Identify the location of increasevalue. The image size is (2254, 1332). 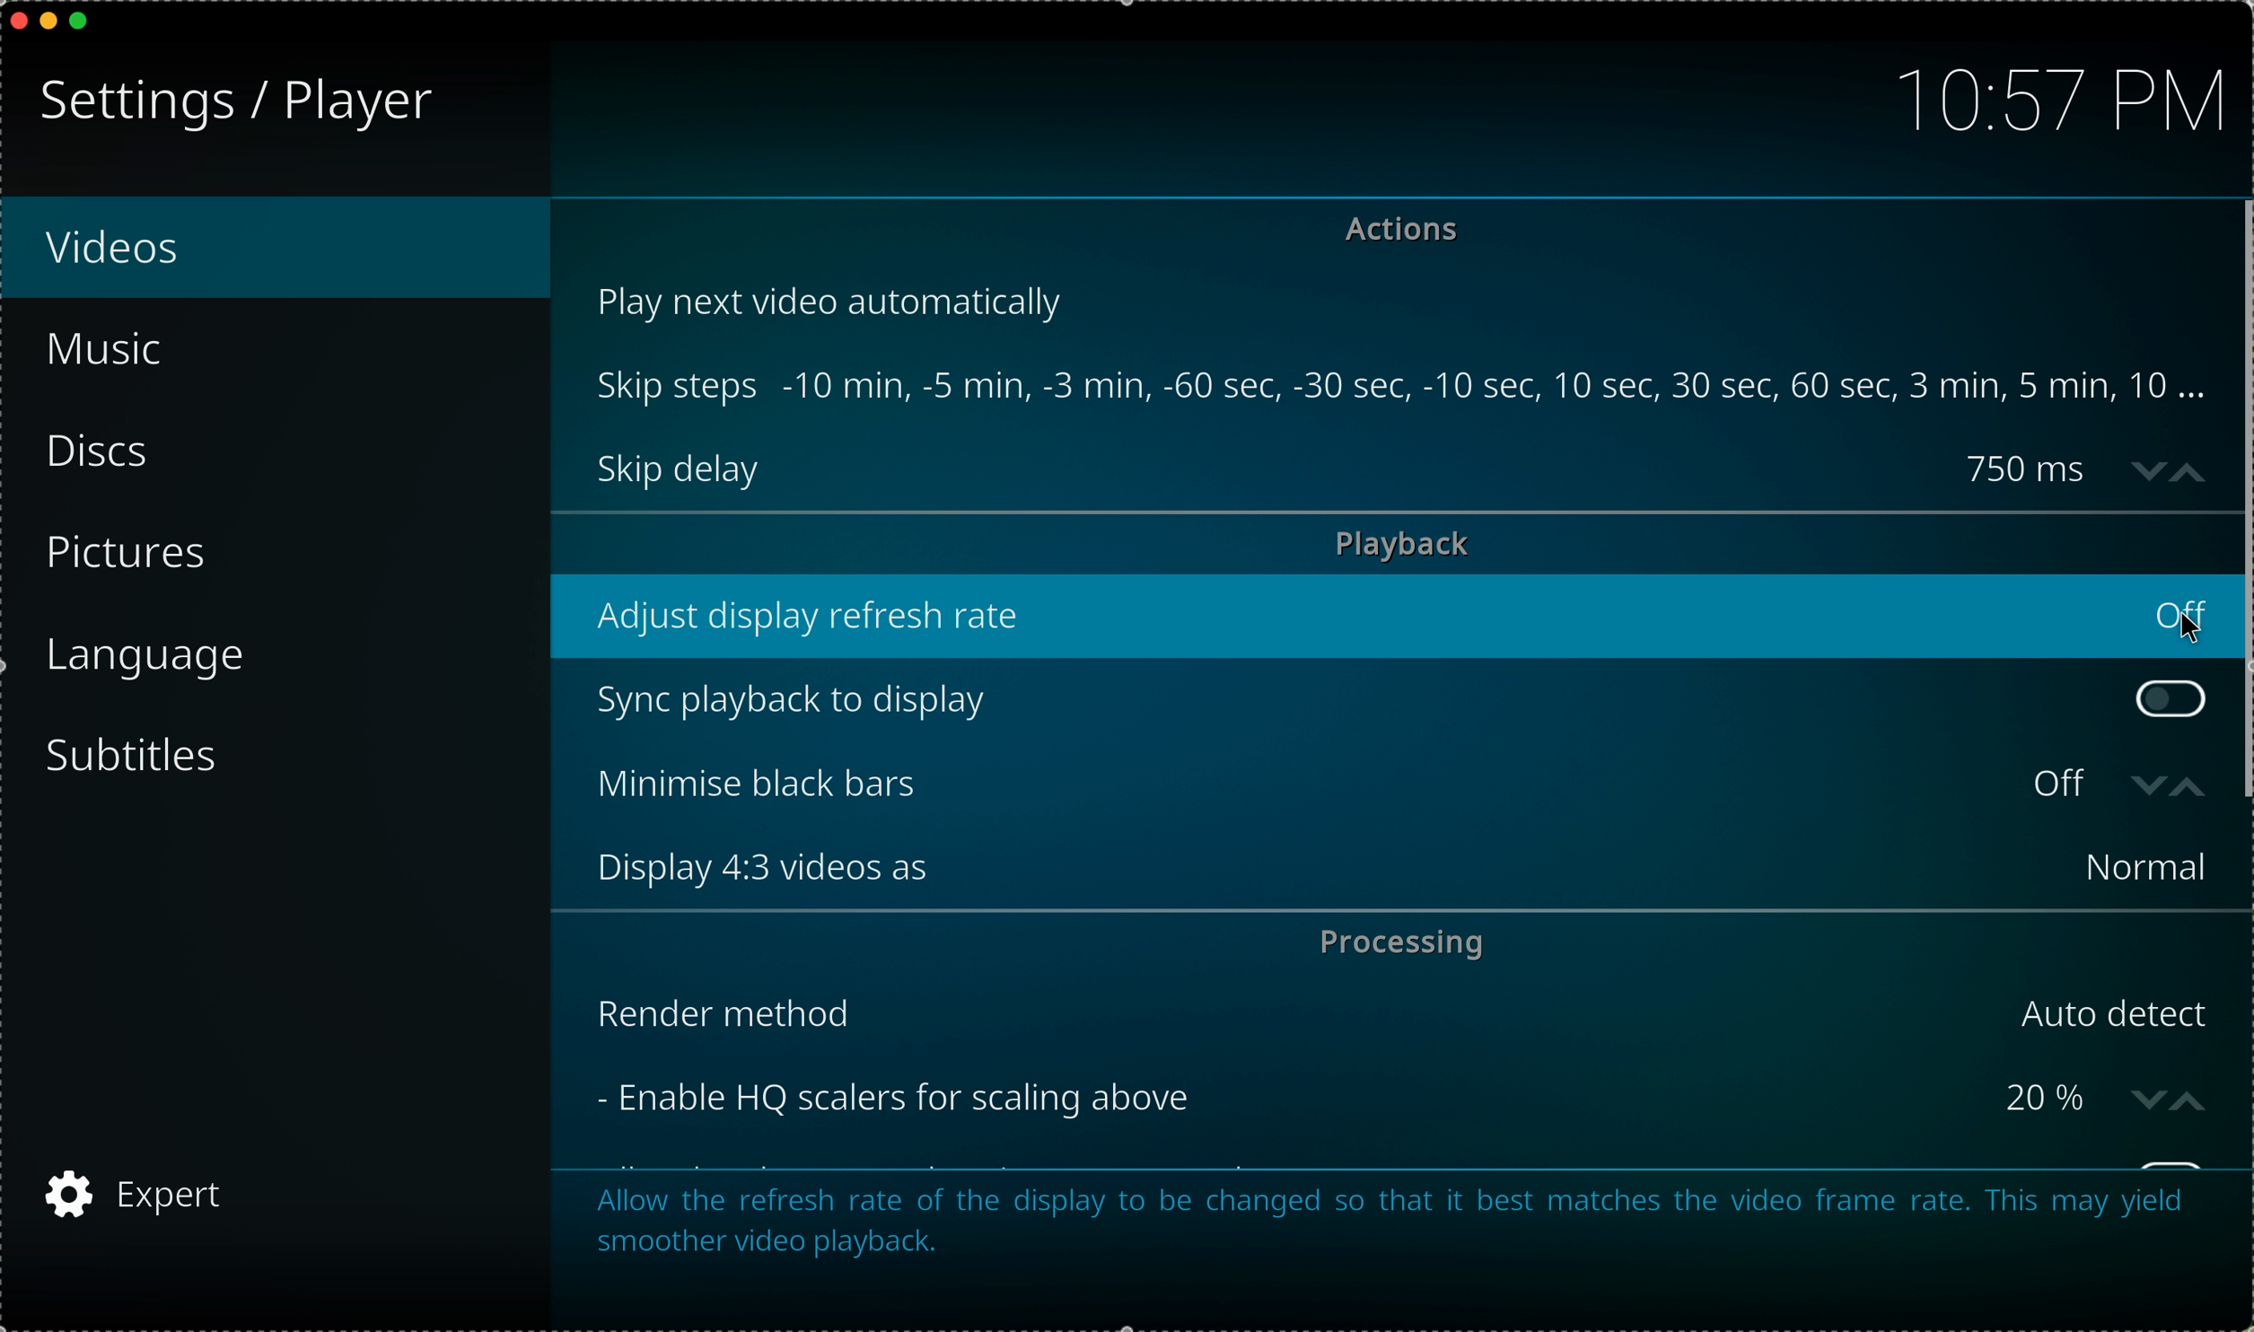
(2193, 786).